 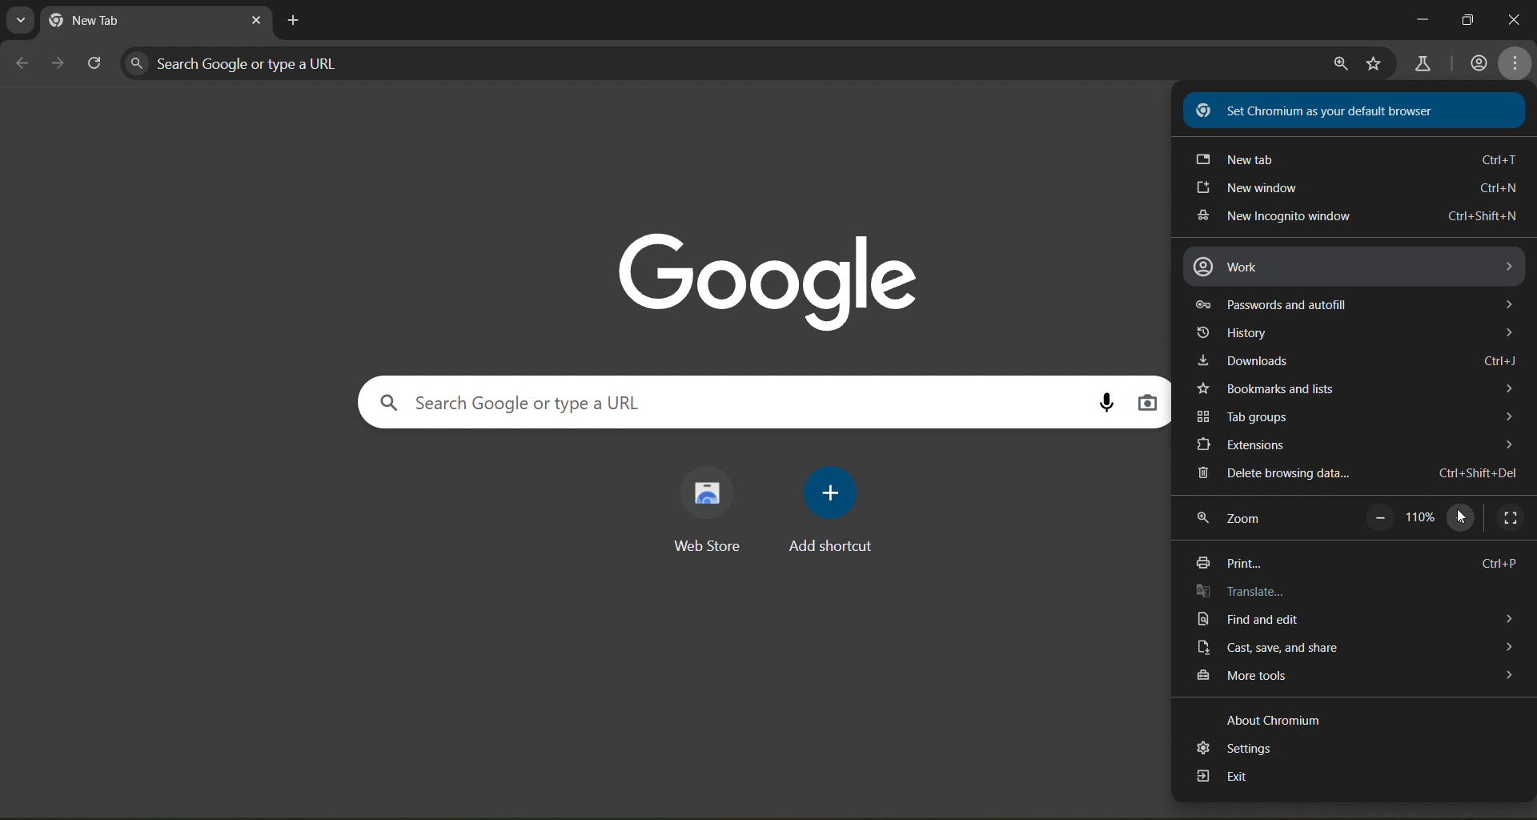 I want to click on reload page, so click(x=95, y=64).